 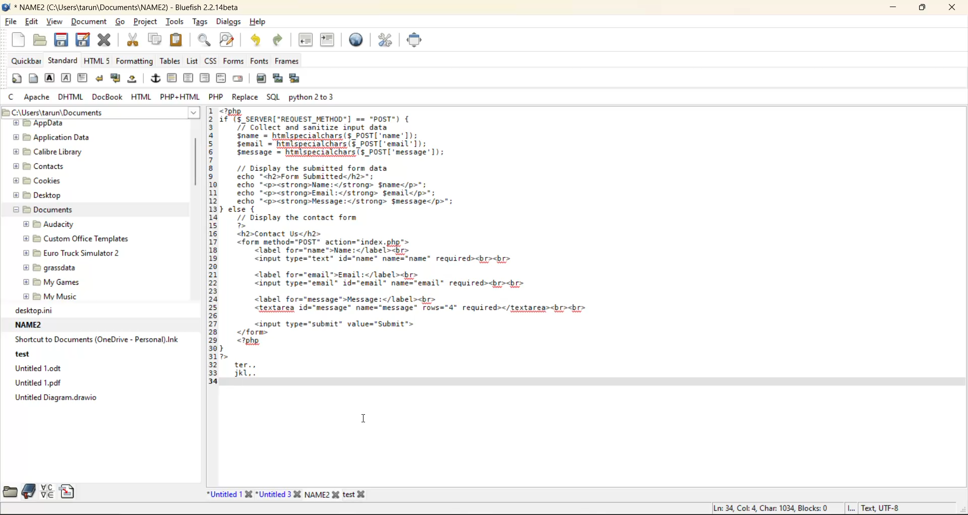 I want to click on bookmarks, so click(x=27, y=490).